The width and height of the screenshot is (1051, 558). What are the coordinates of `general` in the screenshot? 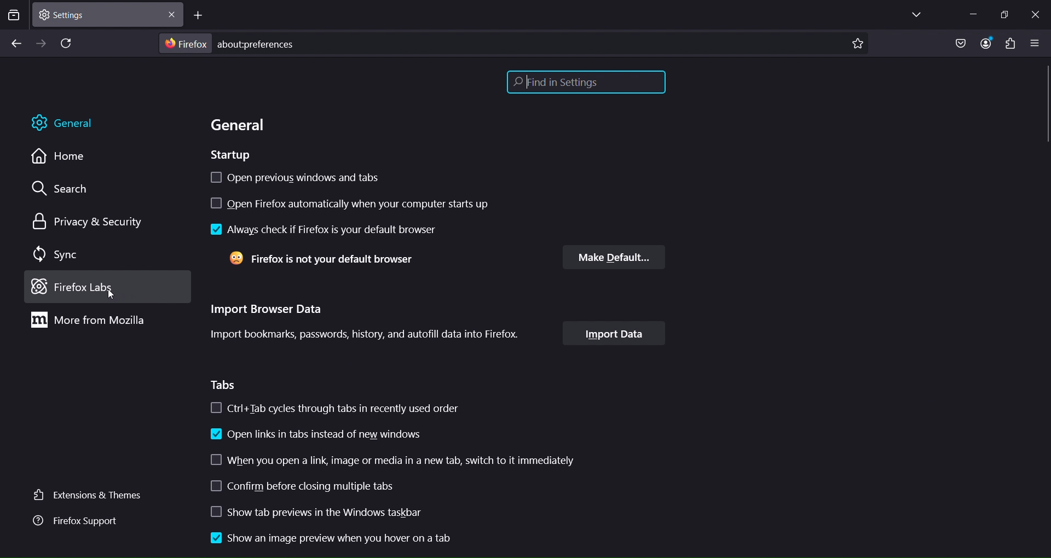 It's located at (241, 125).